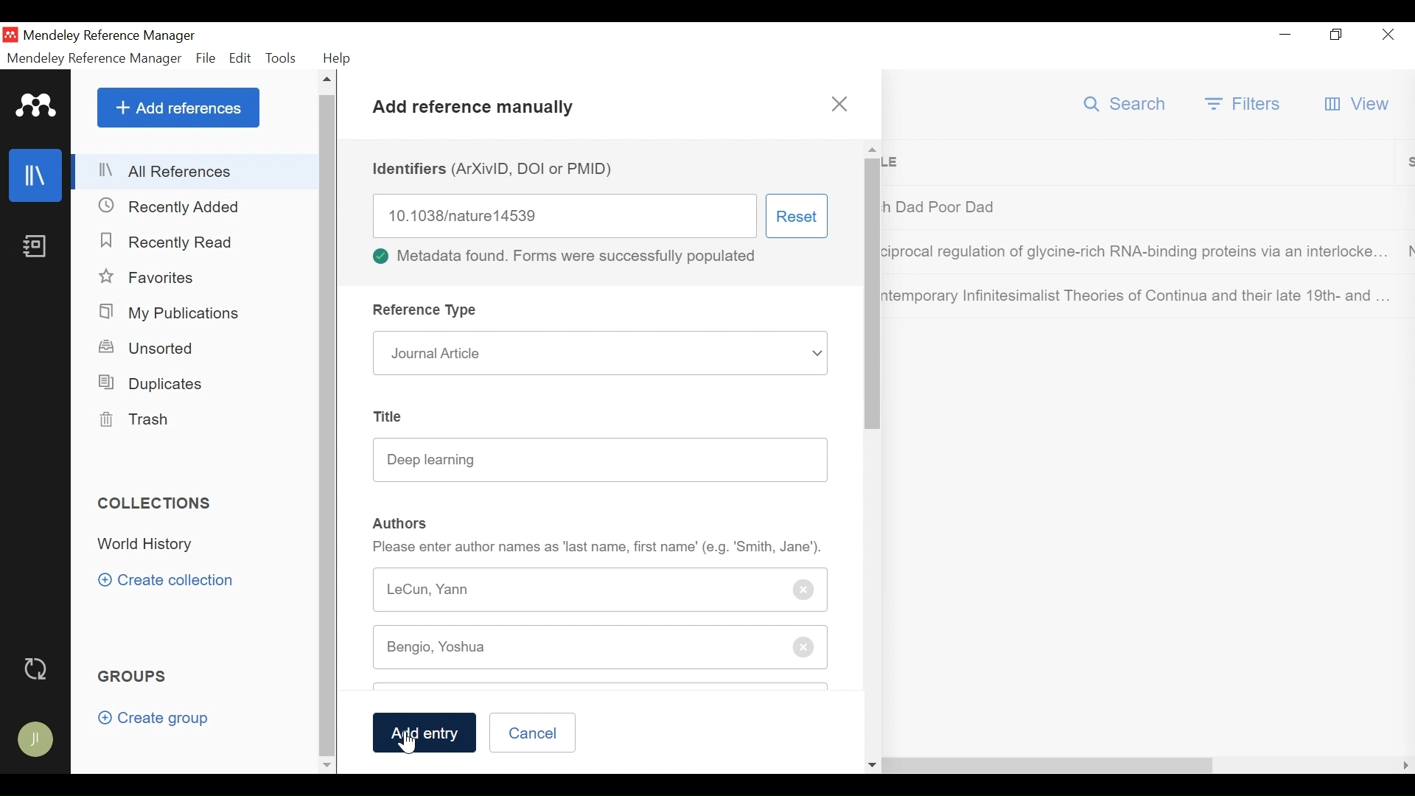 This screenshot has height=796, width=1415. What do you see at coordinates (1125, 104) in the screenshot?
I see `Search` at bounding box center [1125, 104].